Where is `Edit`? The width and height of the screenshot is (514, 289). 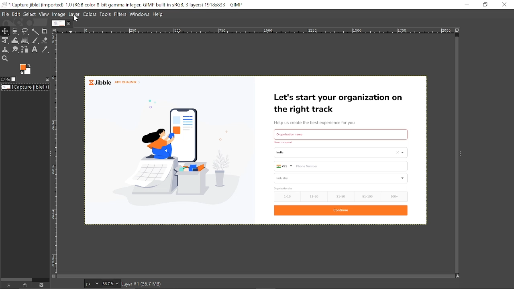
Edit is located at coordinates (16, 14).